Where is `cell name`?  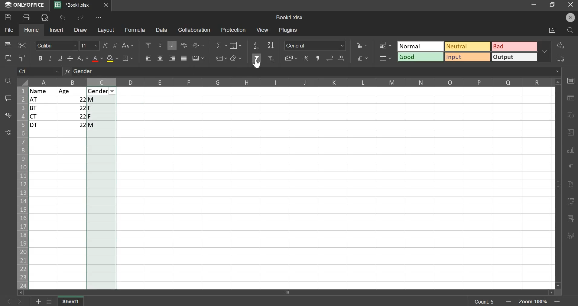
cell name is located at coordinates (39, 73).